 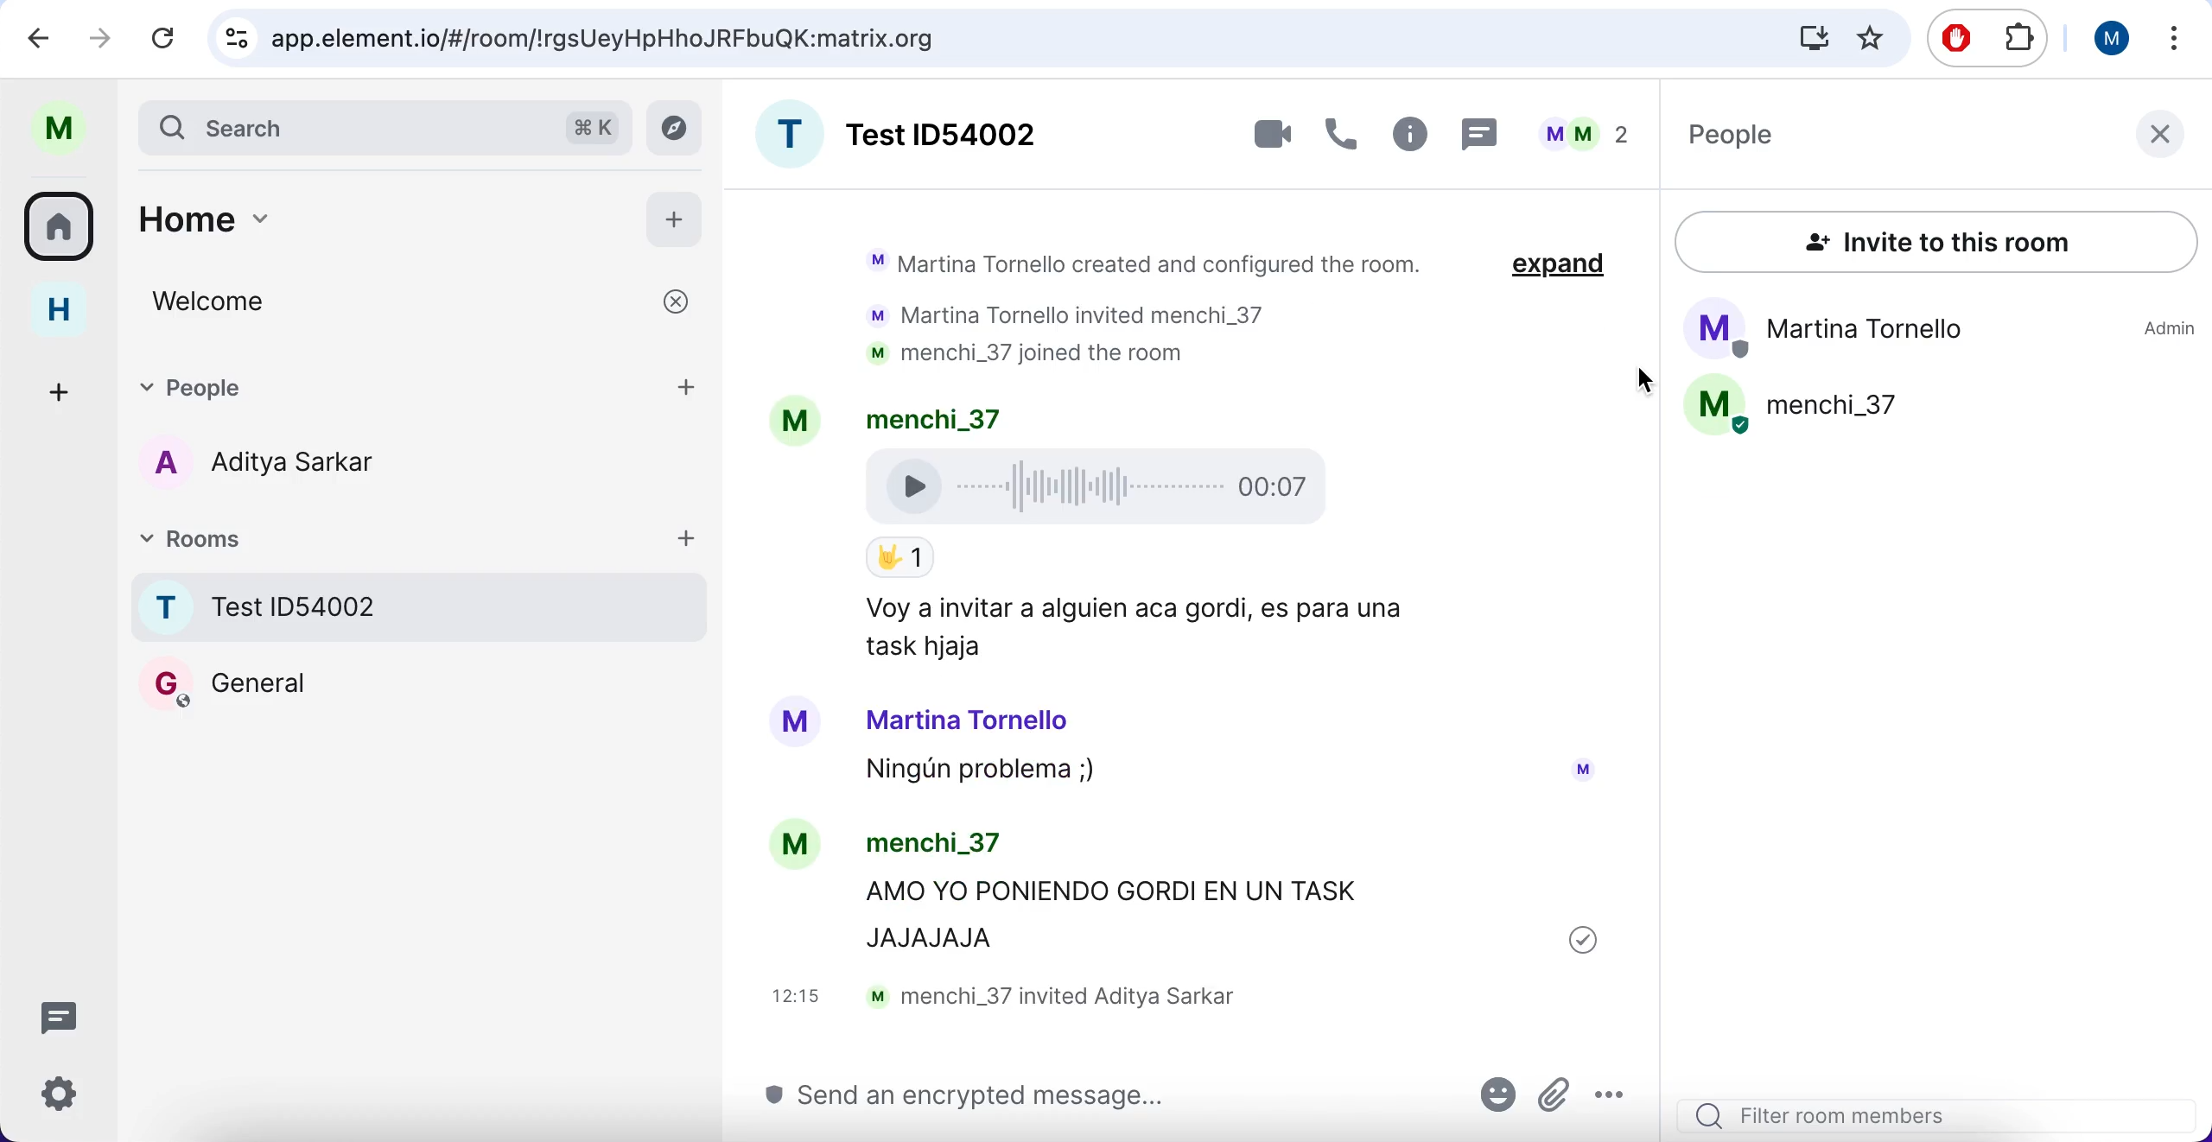 What do you see at coordinates (933, 132) in the screenshot?
I see `room name` at bounding box center [933, 132].